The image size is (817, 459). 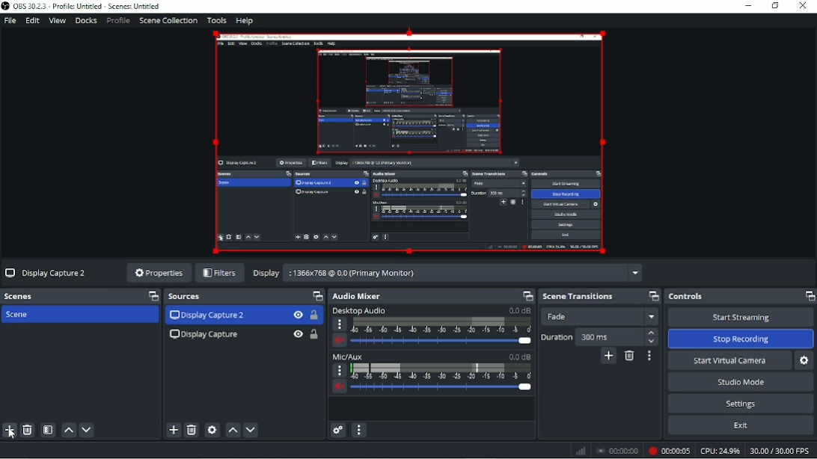 What do you see at coordinates (233, 431) in the screenshot?
I see `Move source(s) up` at bounding box center [233, 431].